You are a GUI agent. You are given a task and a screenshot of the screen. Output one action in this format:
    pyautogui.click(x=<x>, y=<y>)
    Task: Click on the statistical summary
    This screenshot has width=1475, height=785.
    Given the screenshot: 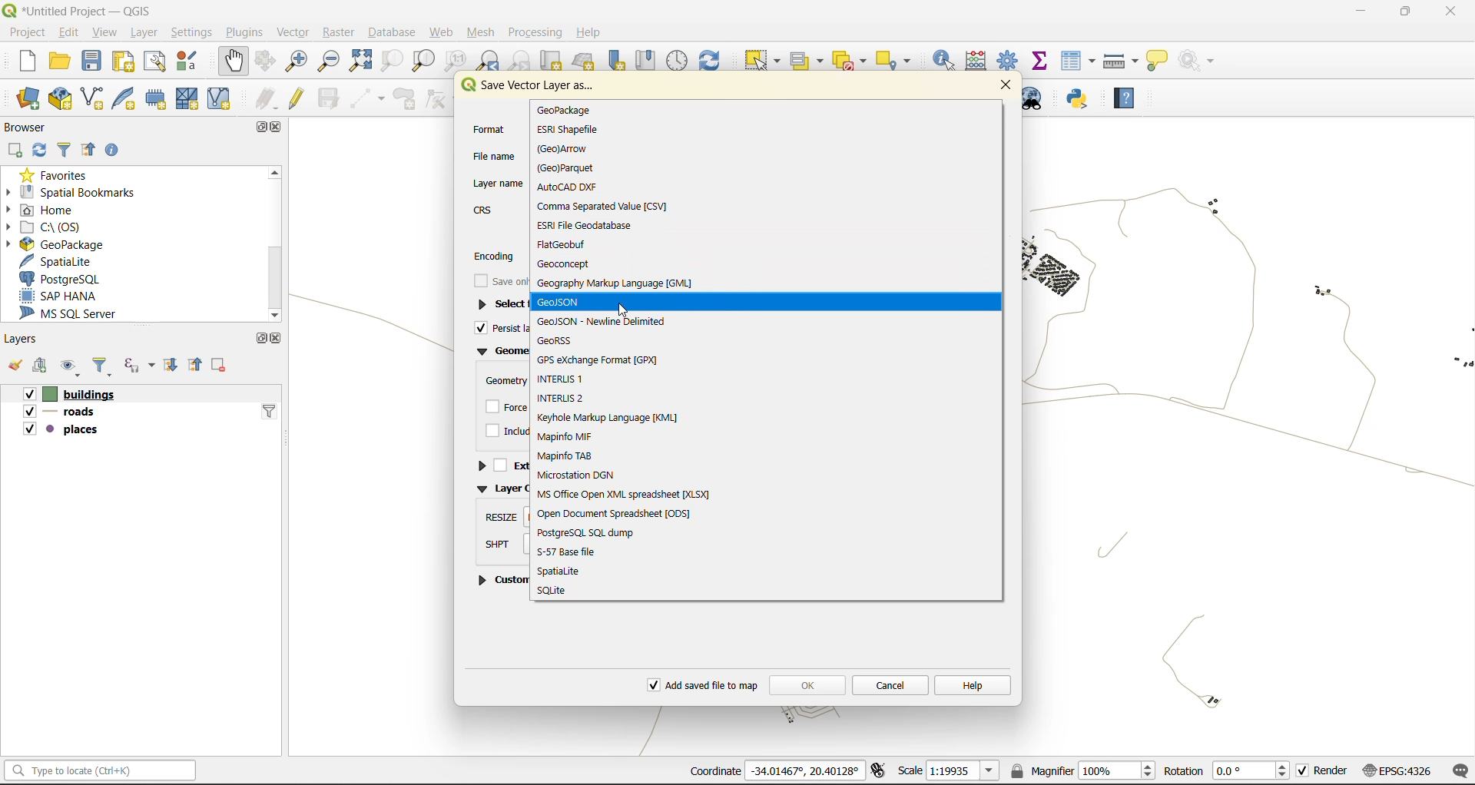 What is the action you would take?
    pyautogui.click(x=1042, y=61)
    